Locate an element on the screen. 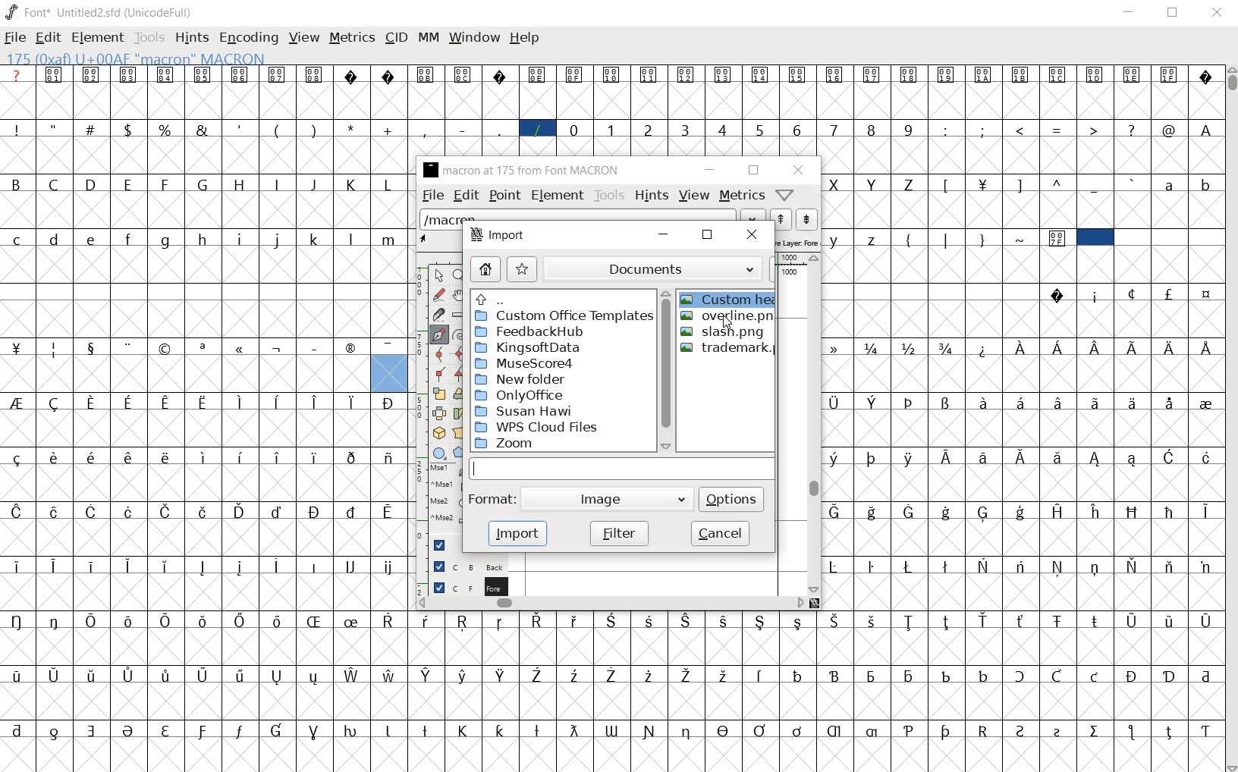 The width and height of the screenshot is (1238, 772). Symbol is located at coordinates (947, 456).